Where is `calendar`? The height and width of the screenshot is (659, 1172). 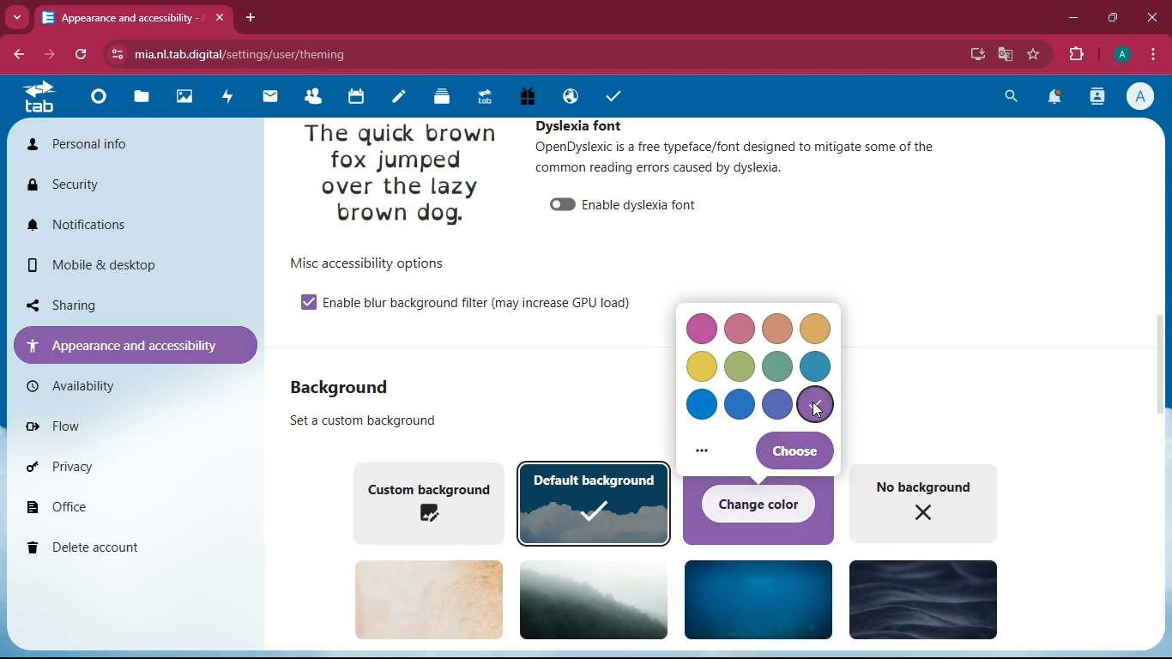 calendar is located at coordinates (353, 97).